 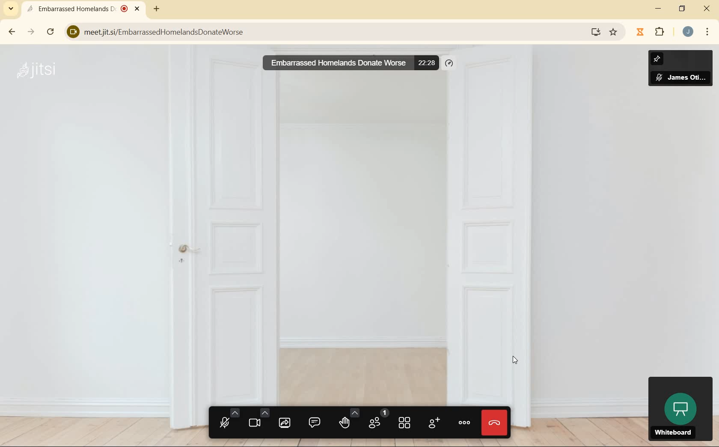 I want to click on reload, so click(x=51, y=32).